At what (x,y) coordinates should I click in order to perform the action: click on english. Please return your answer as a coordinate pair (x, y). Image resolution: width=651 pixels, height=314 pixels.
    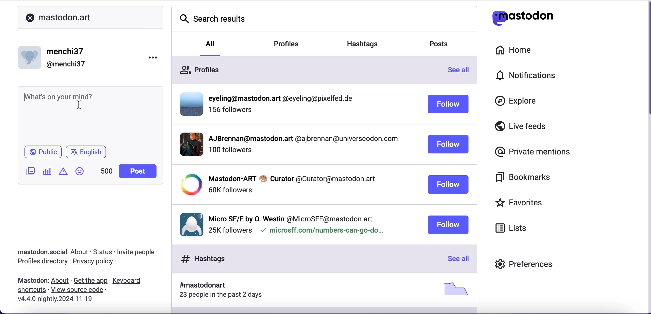
    Looking at the image, I should click on (87, 153).